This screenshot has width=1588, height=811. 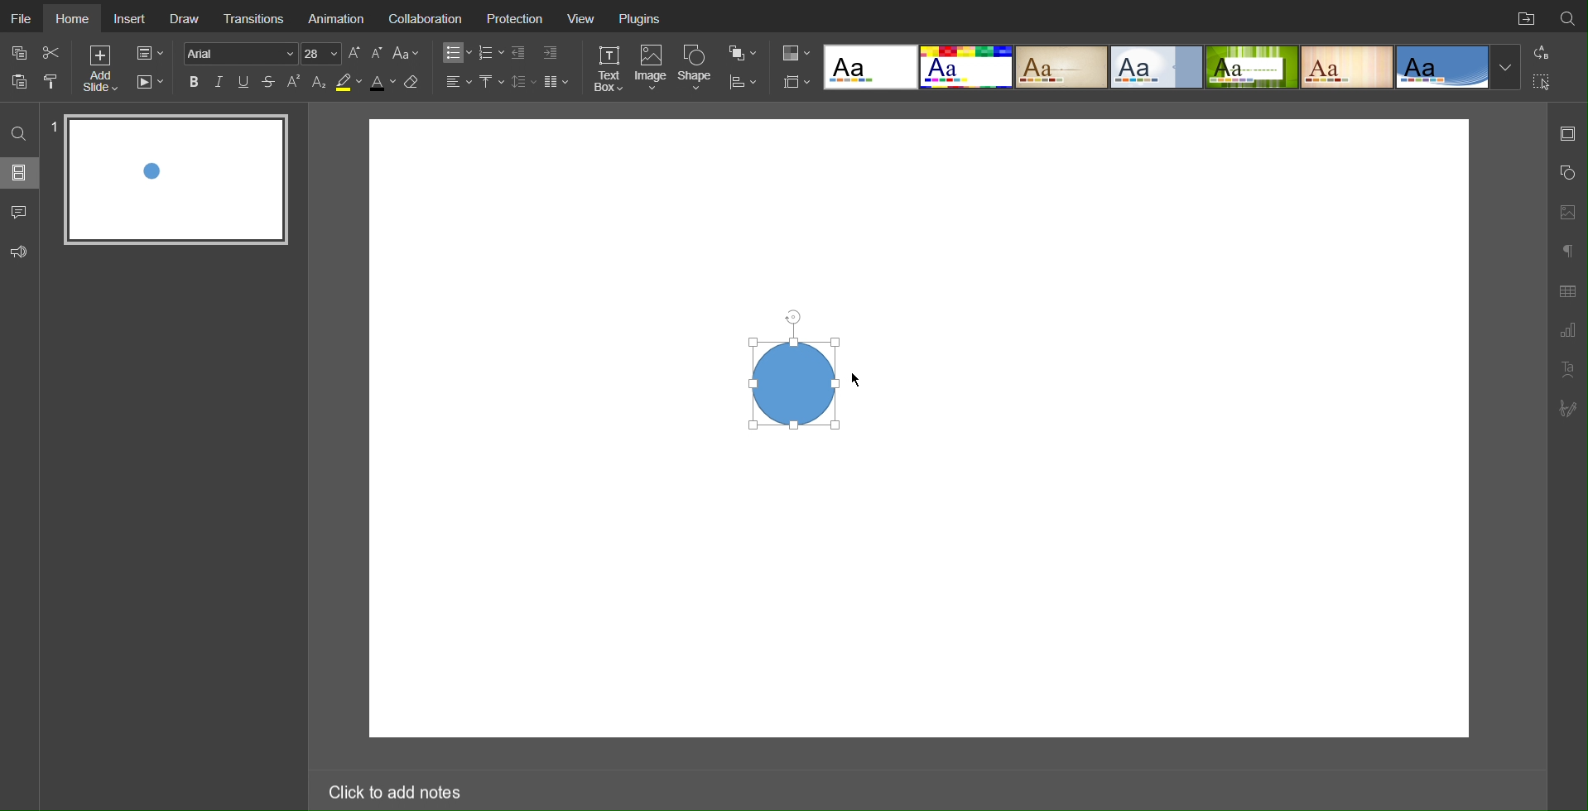 I want to click on Line Spacing, so click(x=523, y=81).